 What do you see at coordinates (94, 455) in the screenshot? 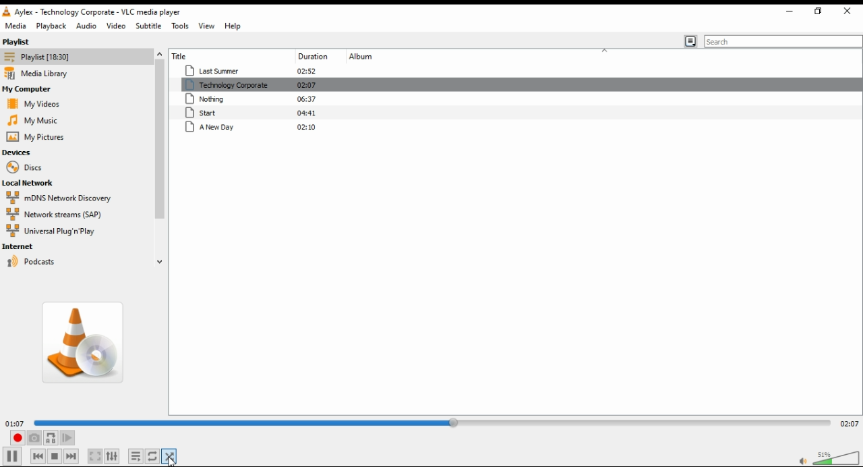
I see `toggle video in fullscreen` at bounding box center [94, 455].